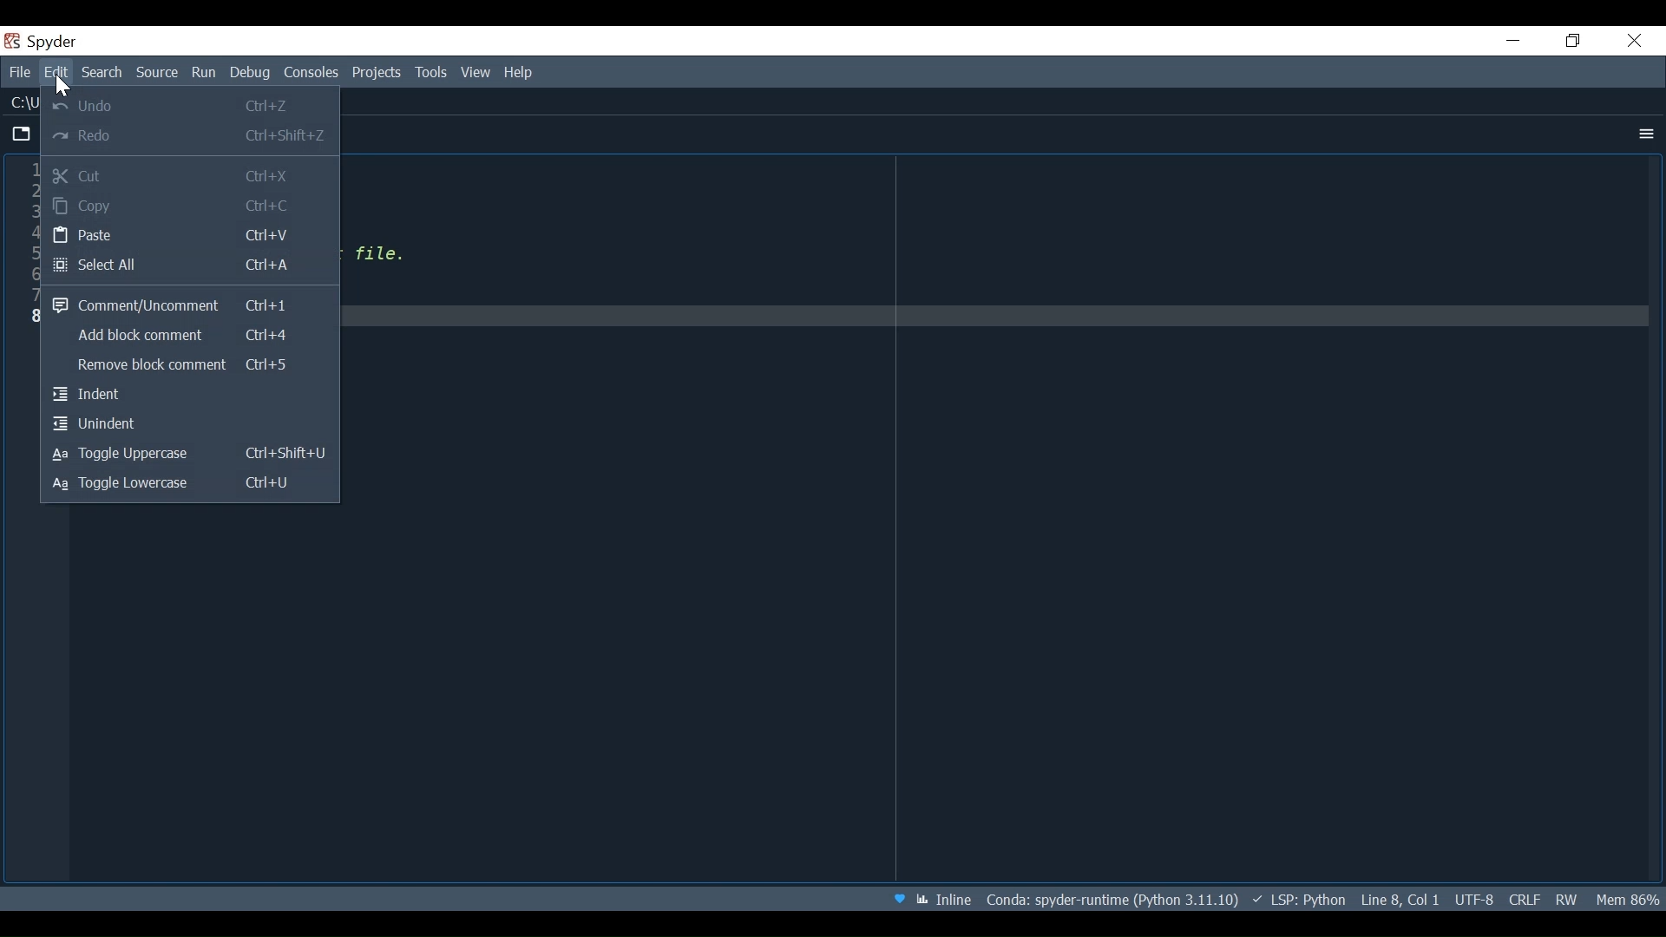 Image resolution: width=1666 pixels, height=937 pixels. I want to click on Memory Usage, so click(1627, 899).